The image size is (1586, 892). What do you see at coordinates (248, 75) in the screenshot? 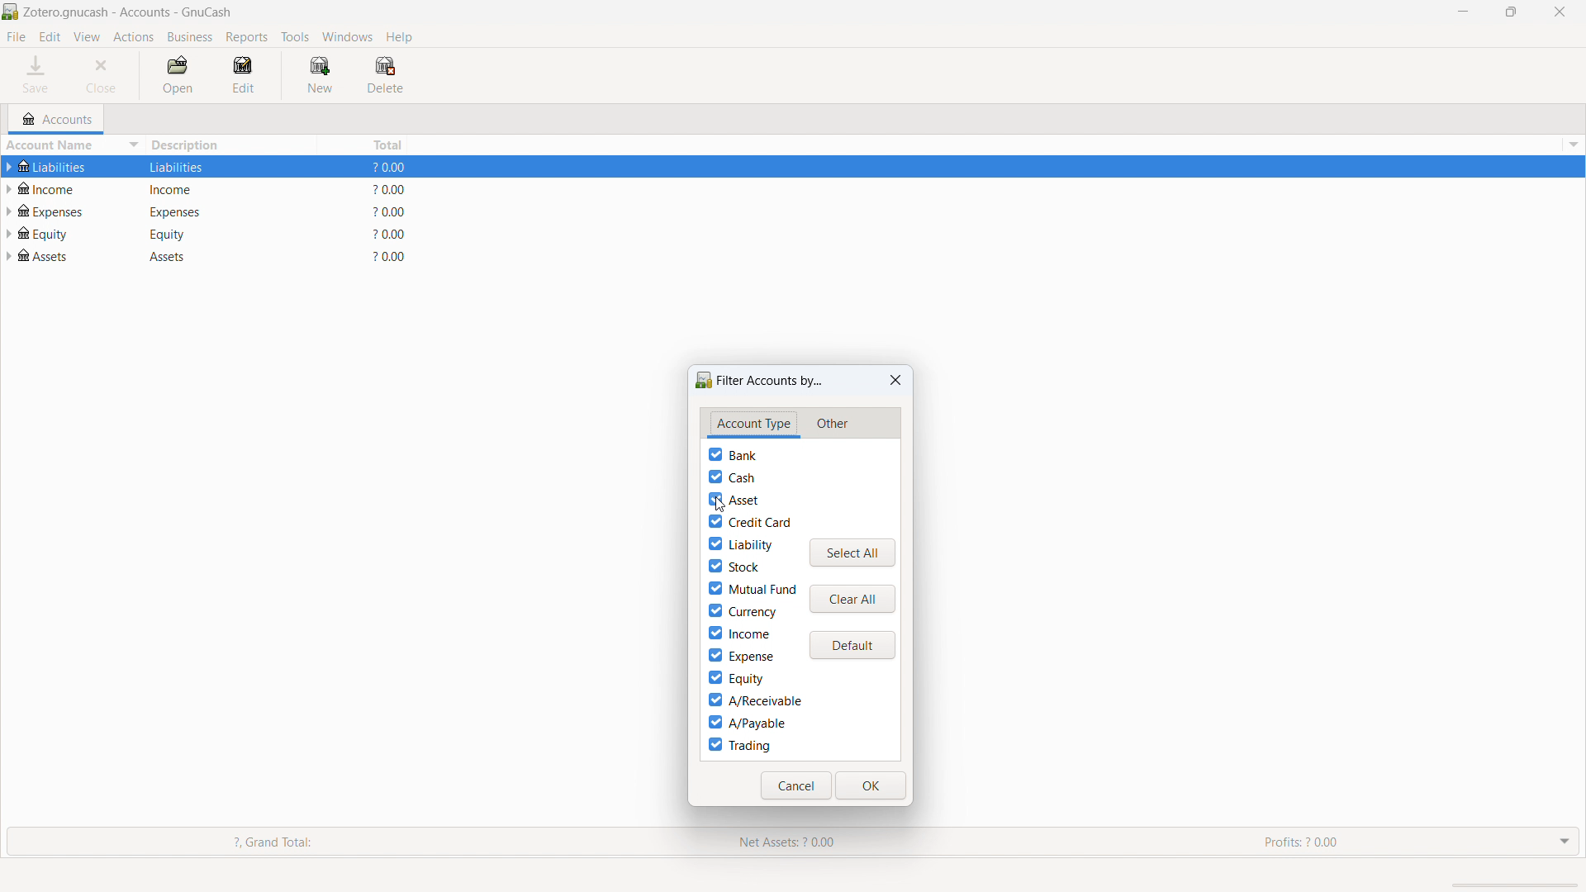
I see `edit` at bounding box center [248, 75].